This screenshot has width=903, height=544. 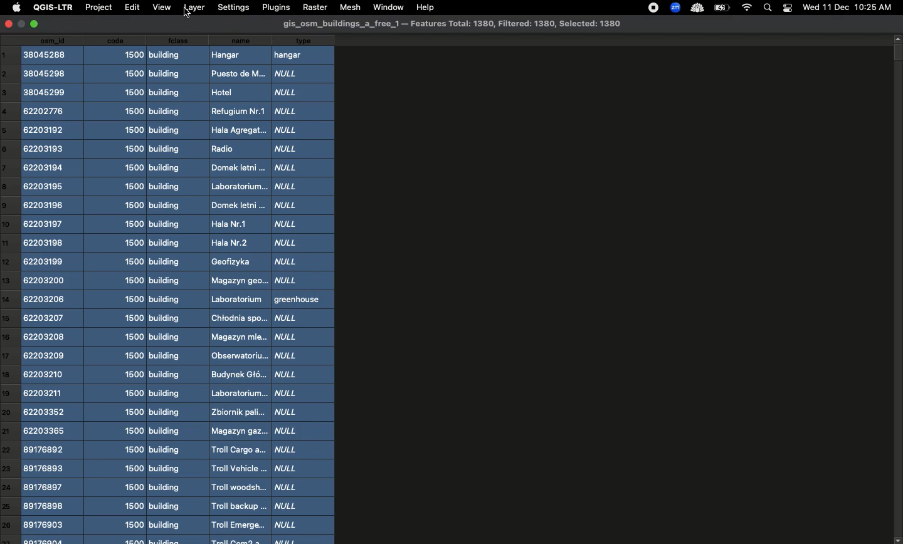 What do you see at coordinates (787, 7) in the screenshot?
I see `Notification` at bounding box center [787, 7].